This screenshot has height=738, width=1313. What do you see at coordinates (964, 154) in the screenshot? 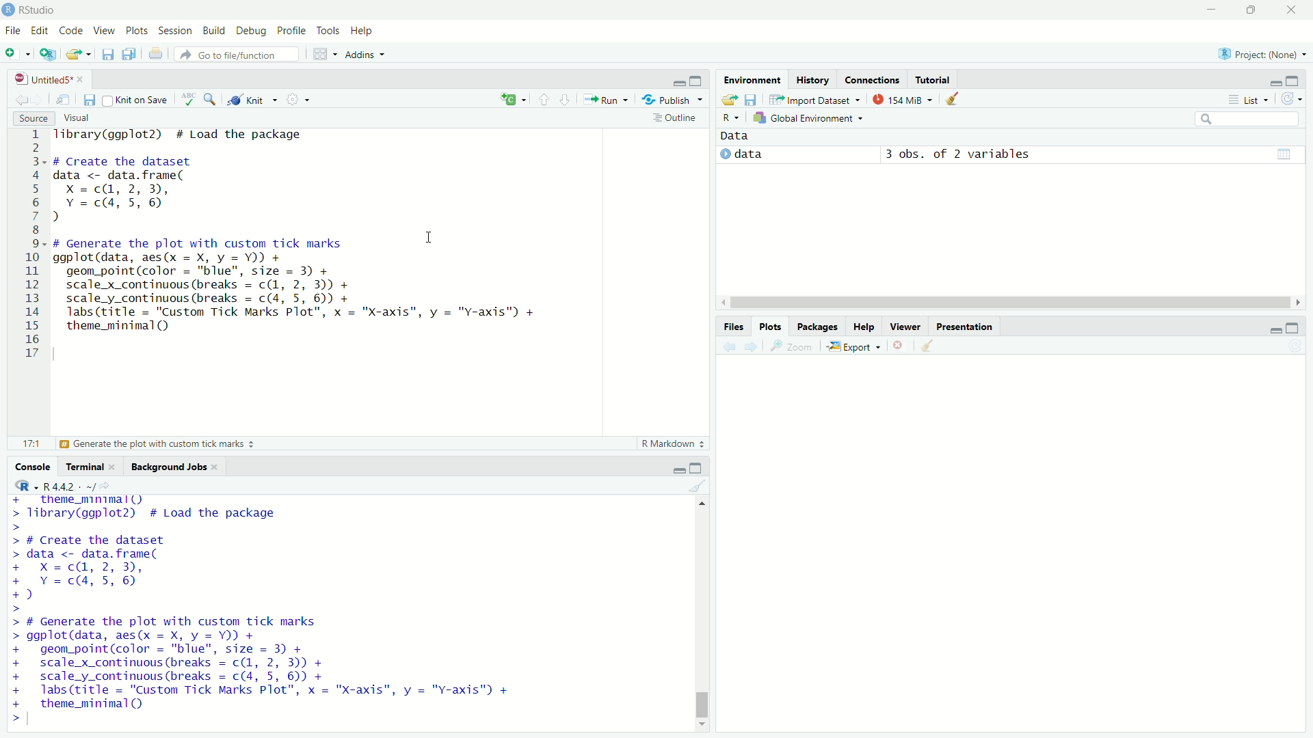
I see `3 obs. of 2 variables` at bounding box center [964, 154].